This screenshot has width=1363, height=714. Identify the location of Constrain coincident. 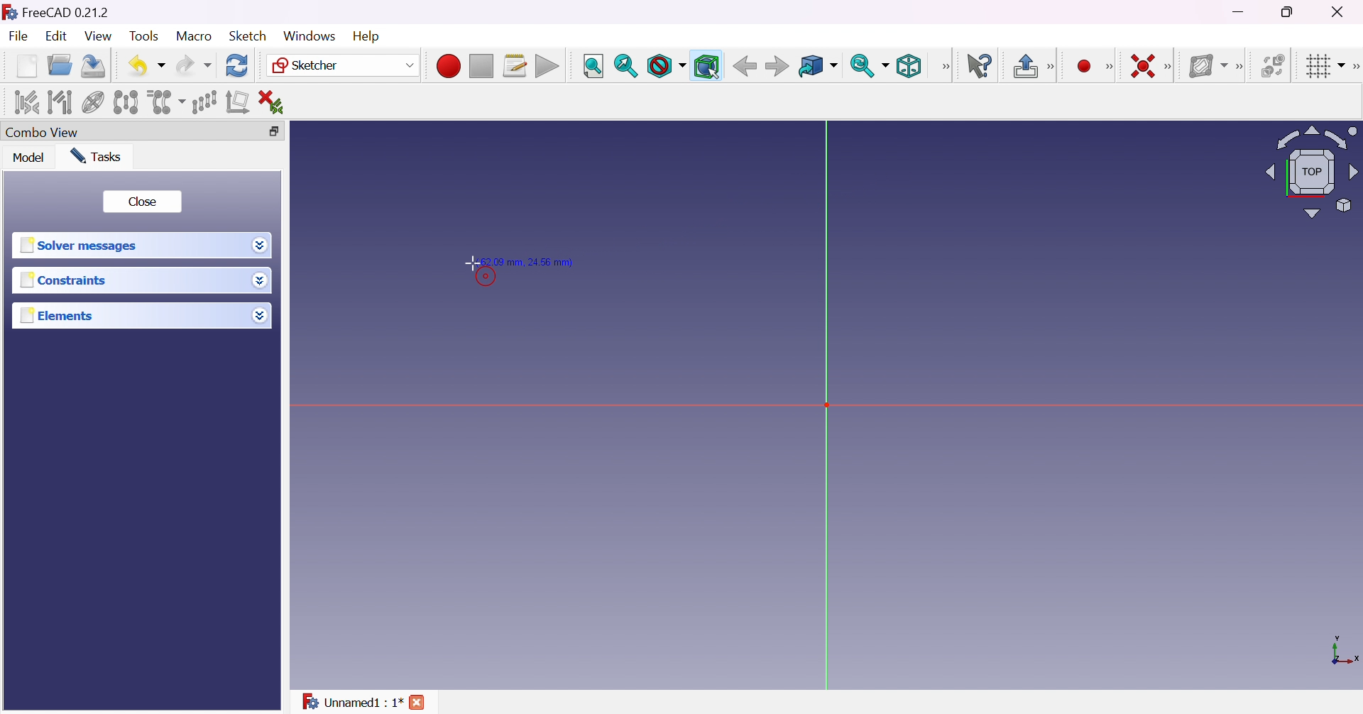
(1142, 66).